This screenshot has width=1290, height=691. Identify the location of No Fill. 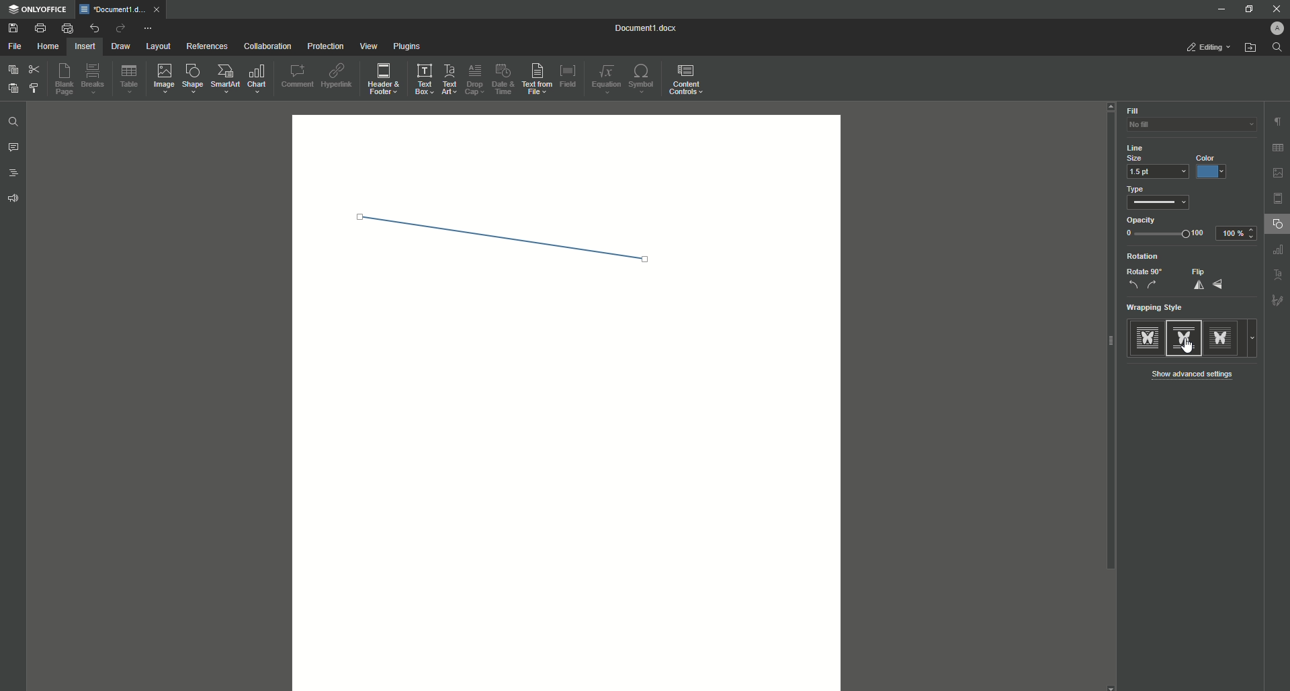
(1182, 129).